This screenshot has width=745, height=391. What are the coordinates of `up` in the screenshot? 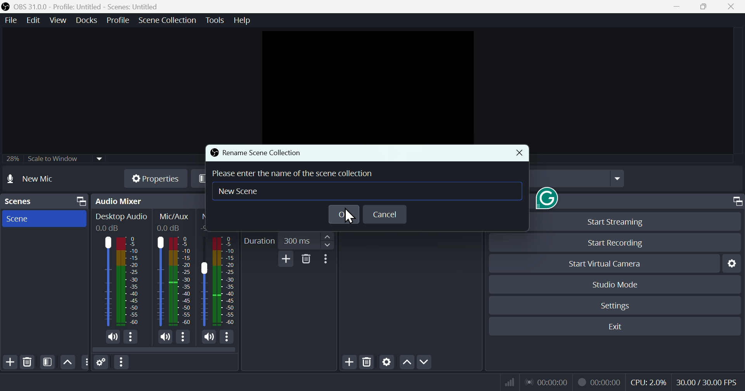 It's located at (406, 363).